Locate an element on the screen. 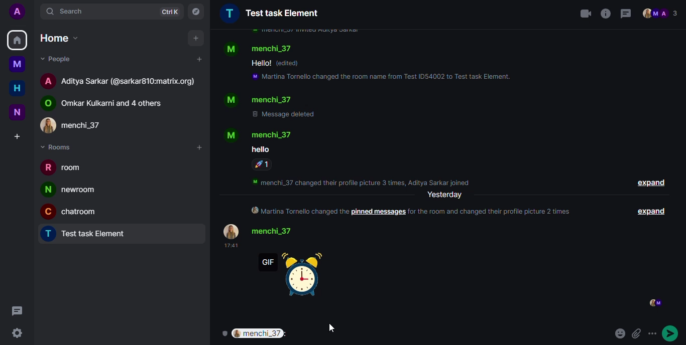  room is located at coordinates (72, 190).